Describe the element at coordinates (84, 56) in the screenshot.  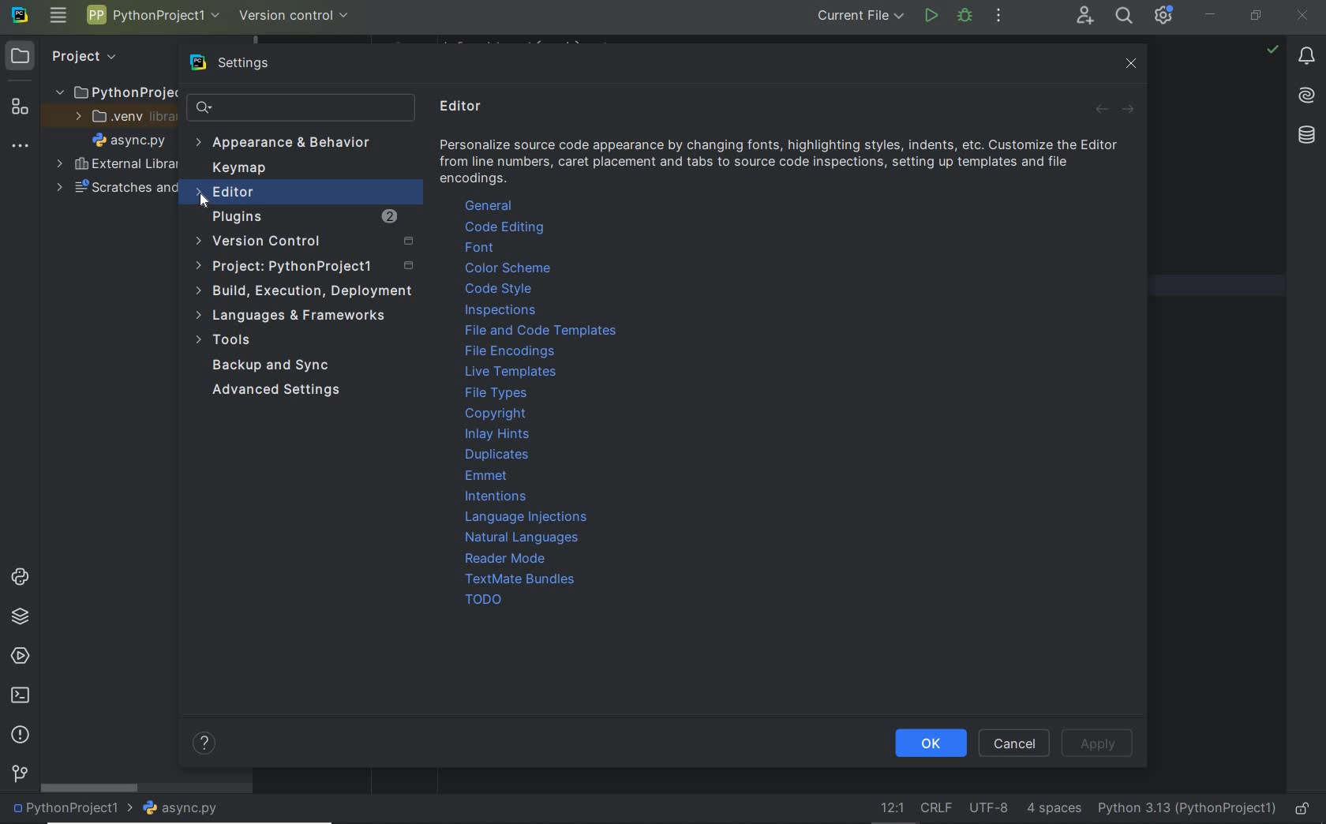
I see `Project` at that location.